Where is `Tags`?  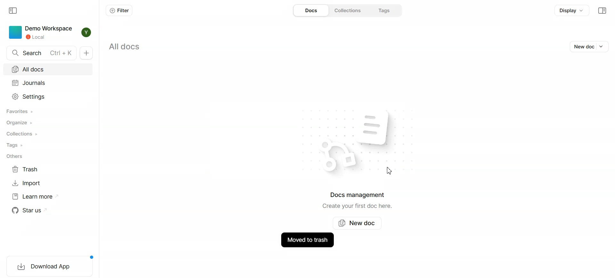 Tags is located at coordinates (48, 145).